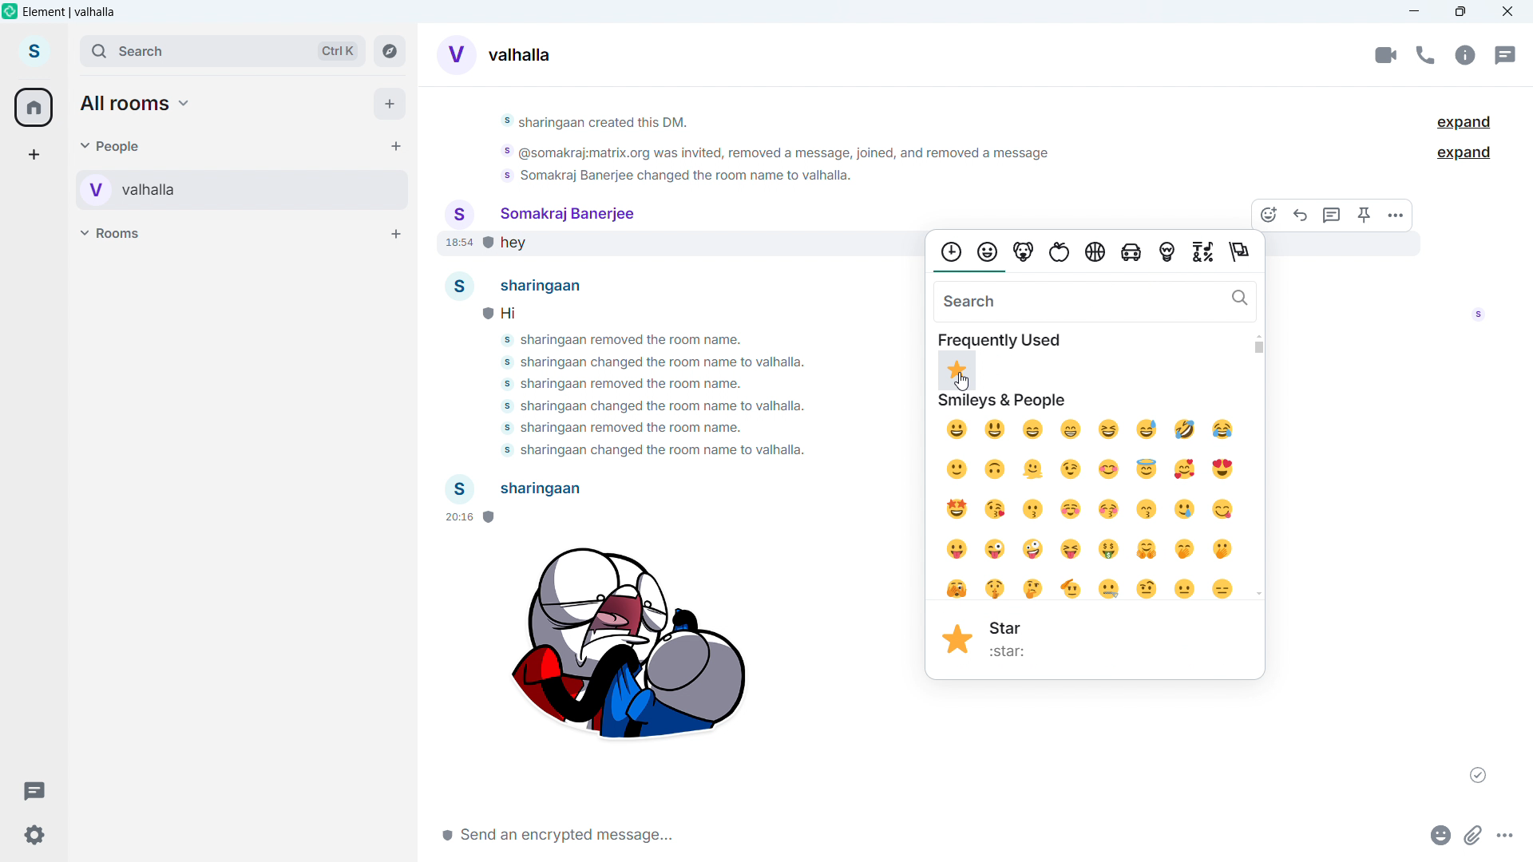 The image size is (1533, 862). I want to click on zony face, so click(1034, 549).